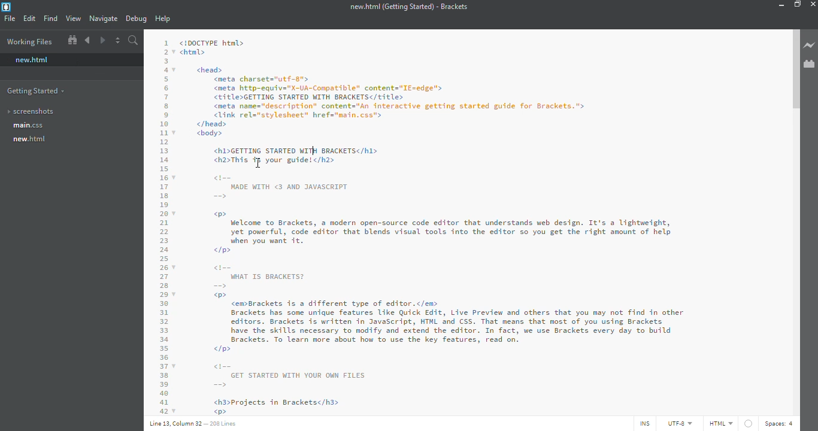 This screenshot has height=431, width=818. Describe the element at coordinates (72, 40) in the screenshot. I see `show in file tree` at that location.